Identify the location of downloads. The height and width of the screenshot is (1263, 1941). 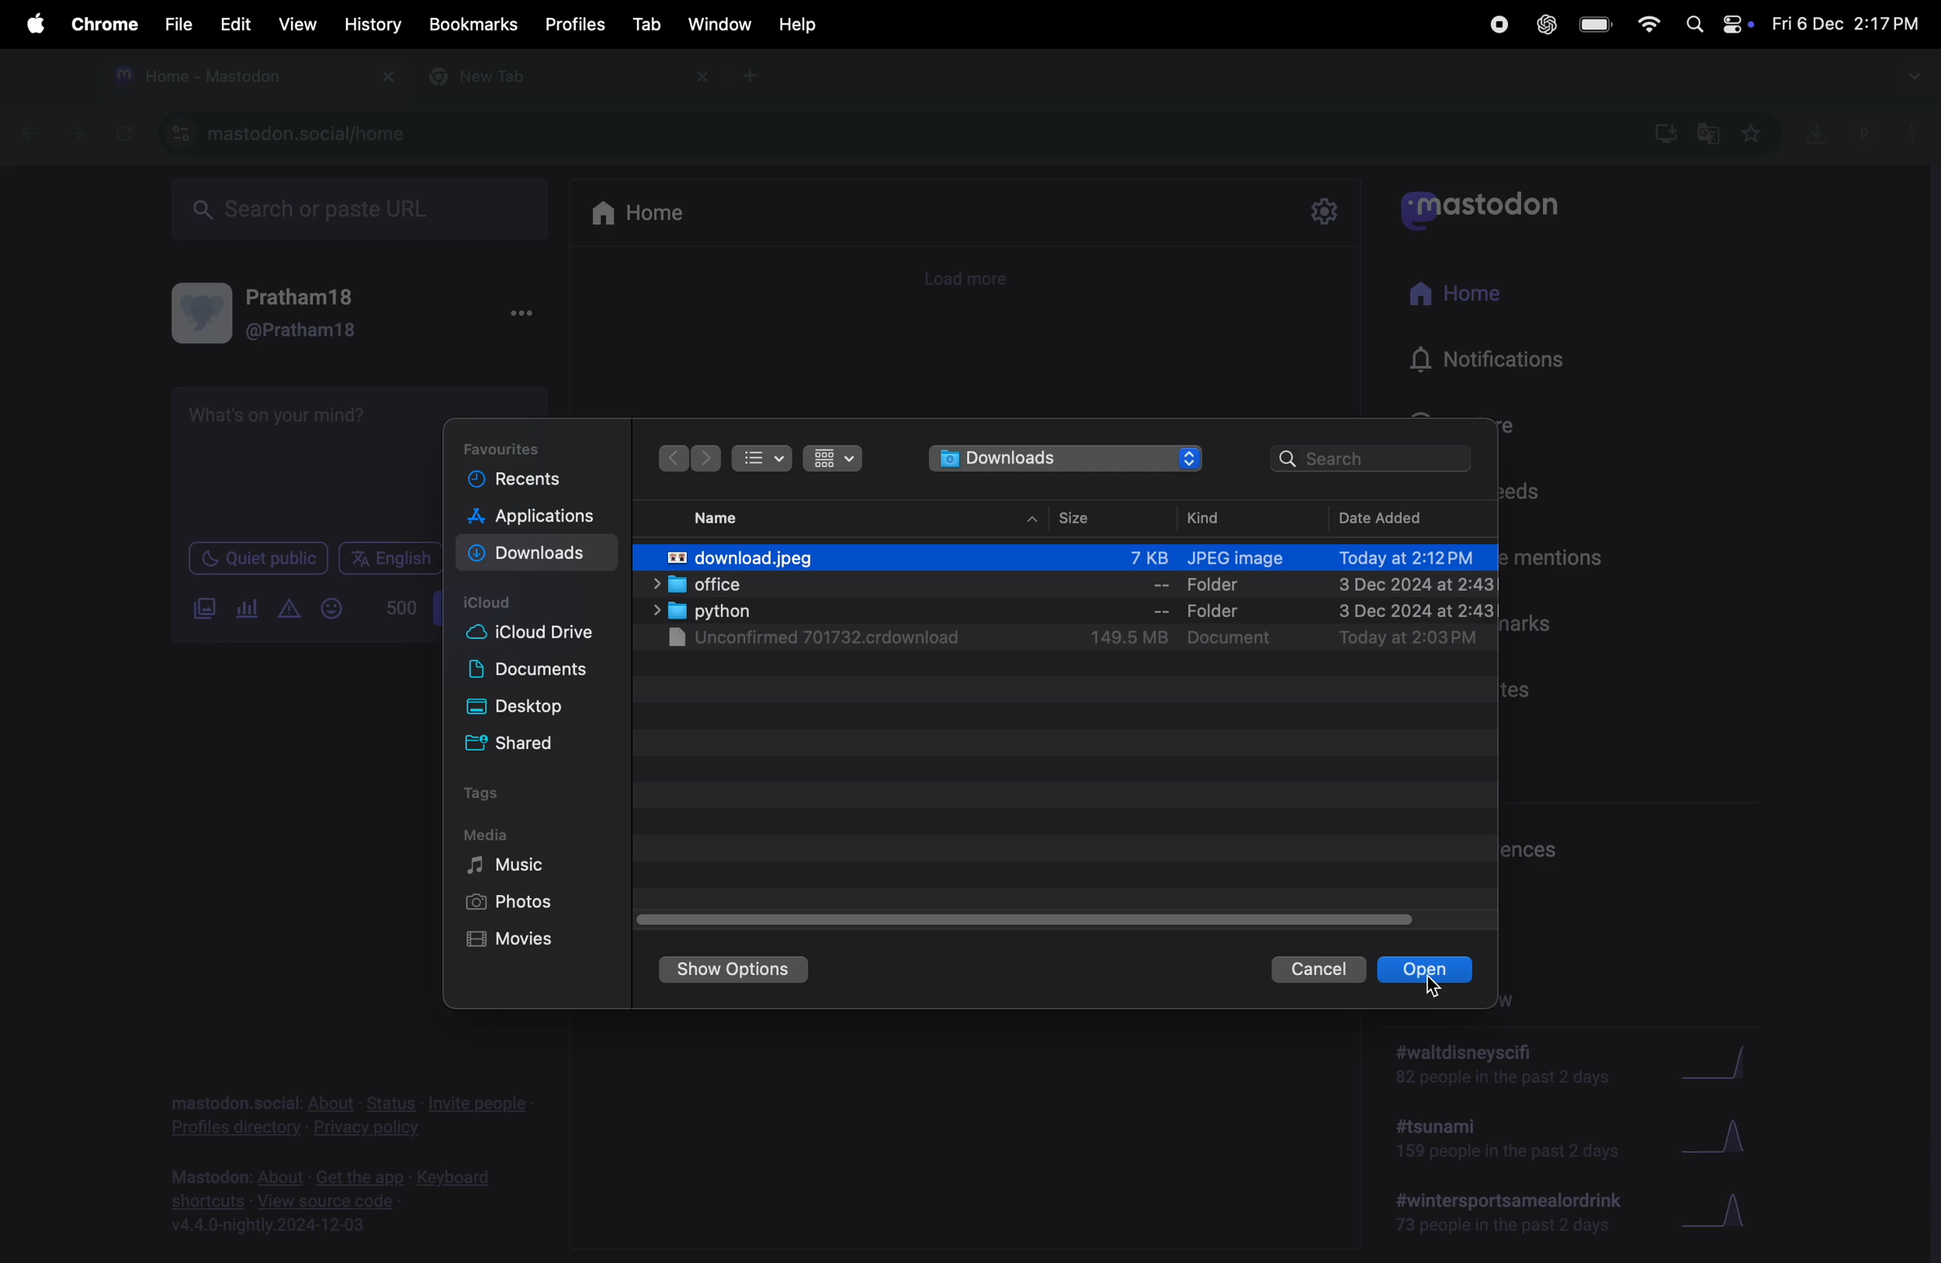
(1817, 131).